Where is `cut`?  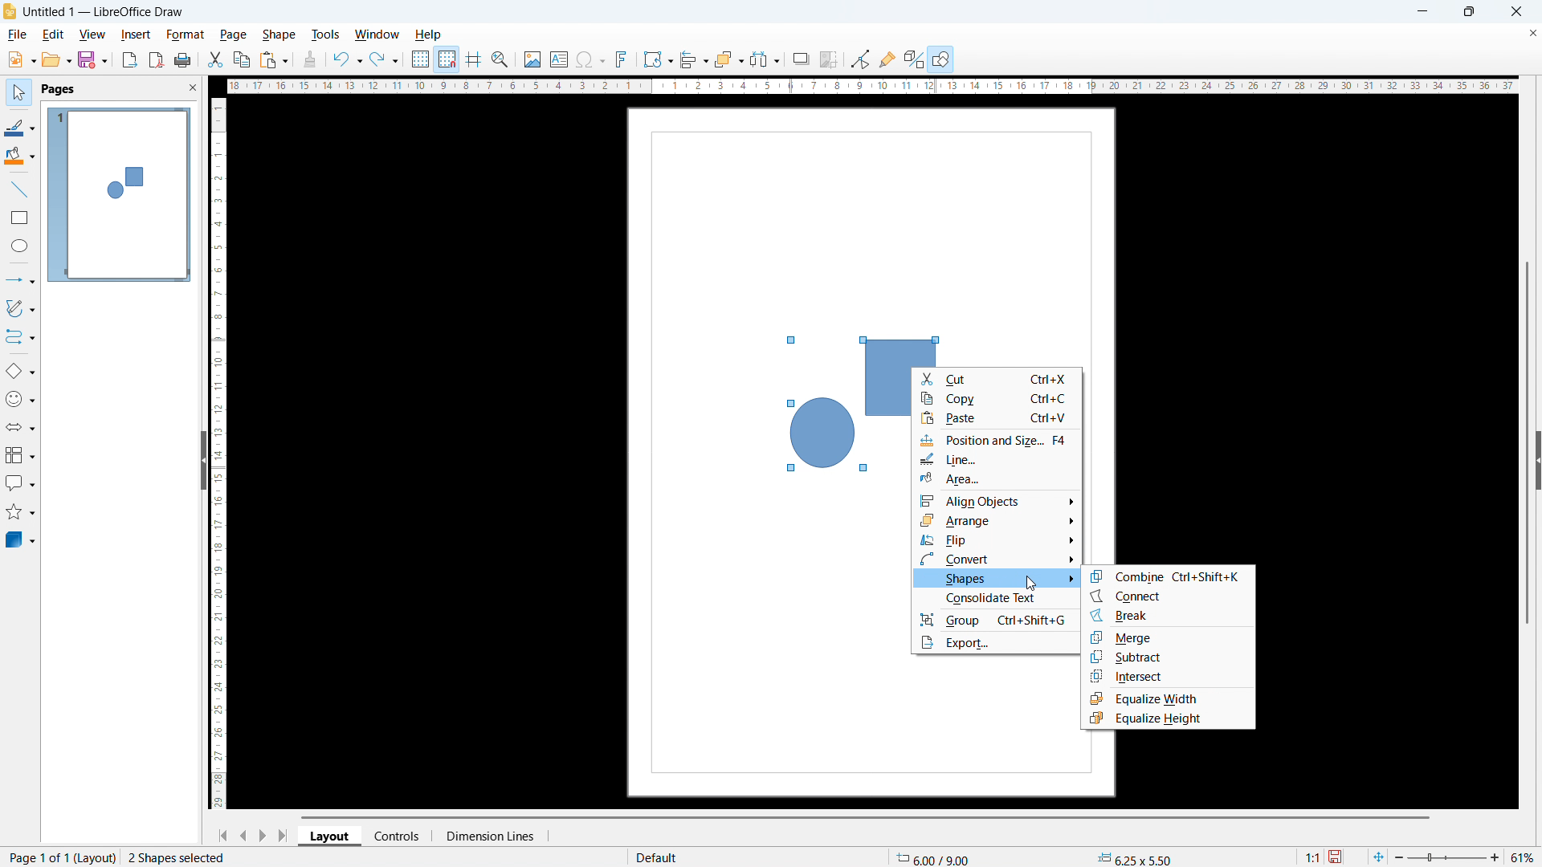 cut is located at coordinates (998, 378).